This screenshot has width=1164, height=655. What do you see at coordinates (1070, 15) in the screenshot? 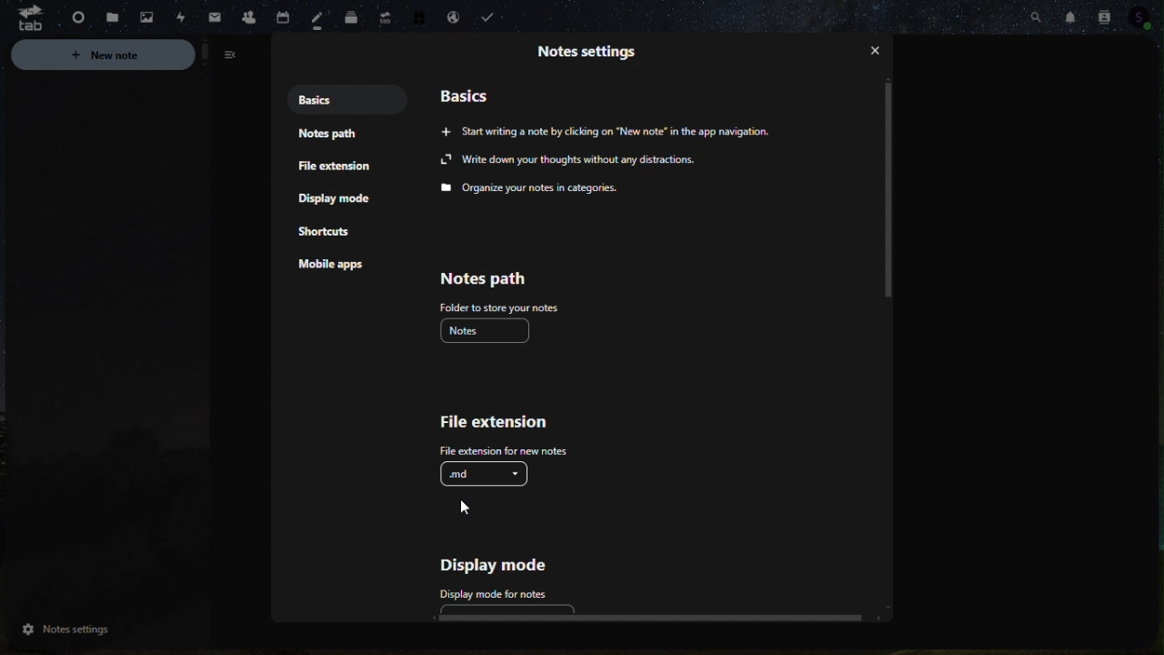
I see `Notifications` at bounding box center [1070, 15].